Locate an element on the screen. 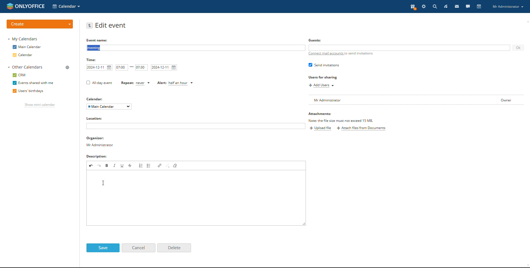 The height and width of the screenshot is (268, 530). create is located at coordinates (40, 24).